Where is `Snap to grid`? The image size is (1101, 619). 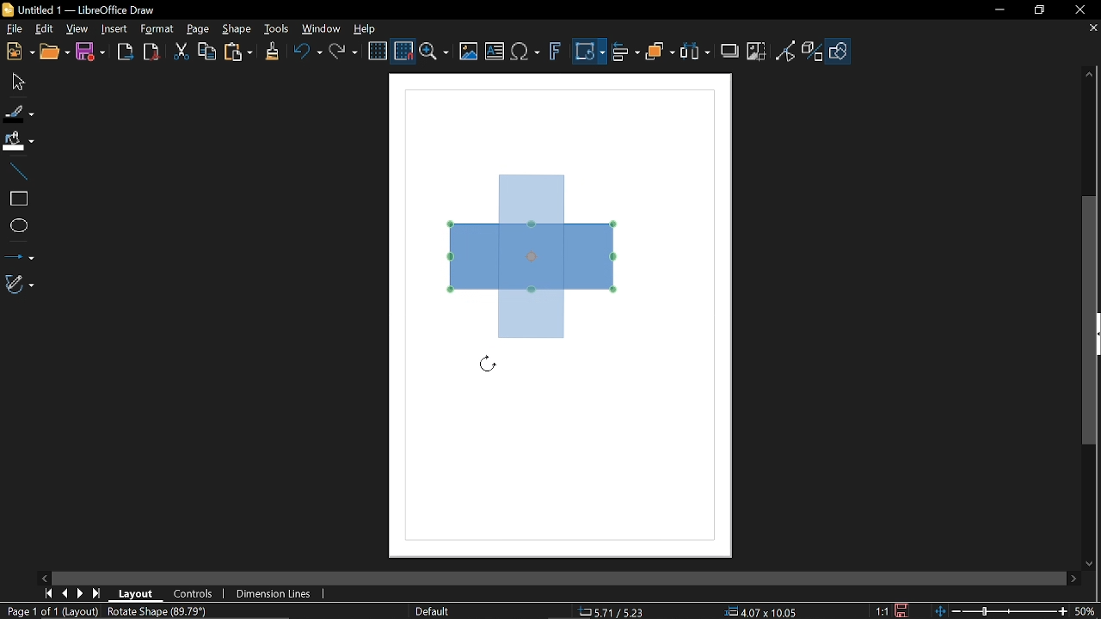
Snap to grid is located at coordinates (403, 52).